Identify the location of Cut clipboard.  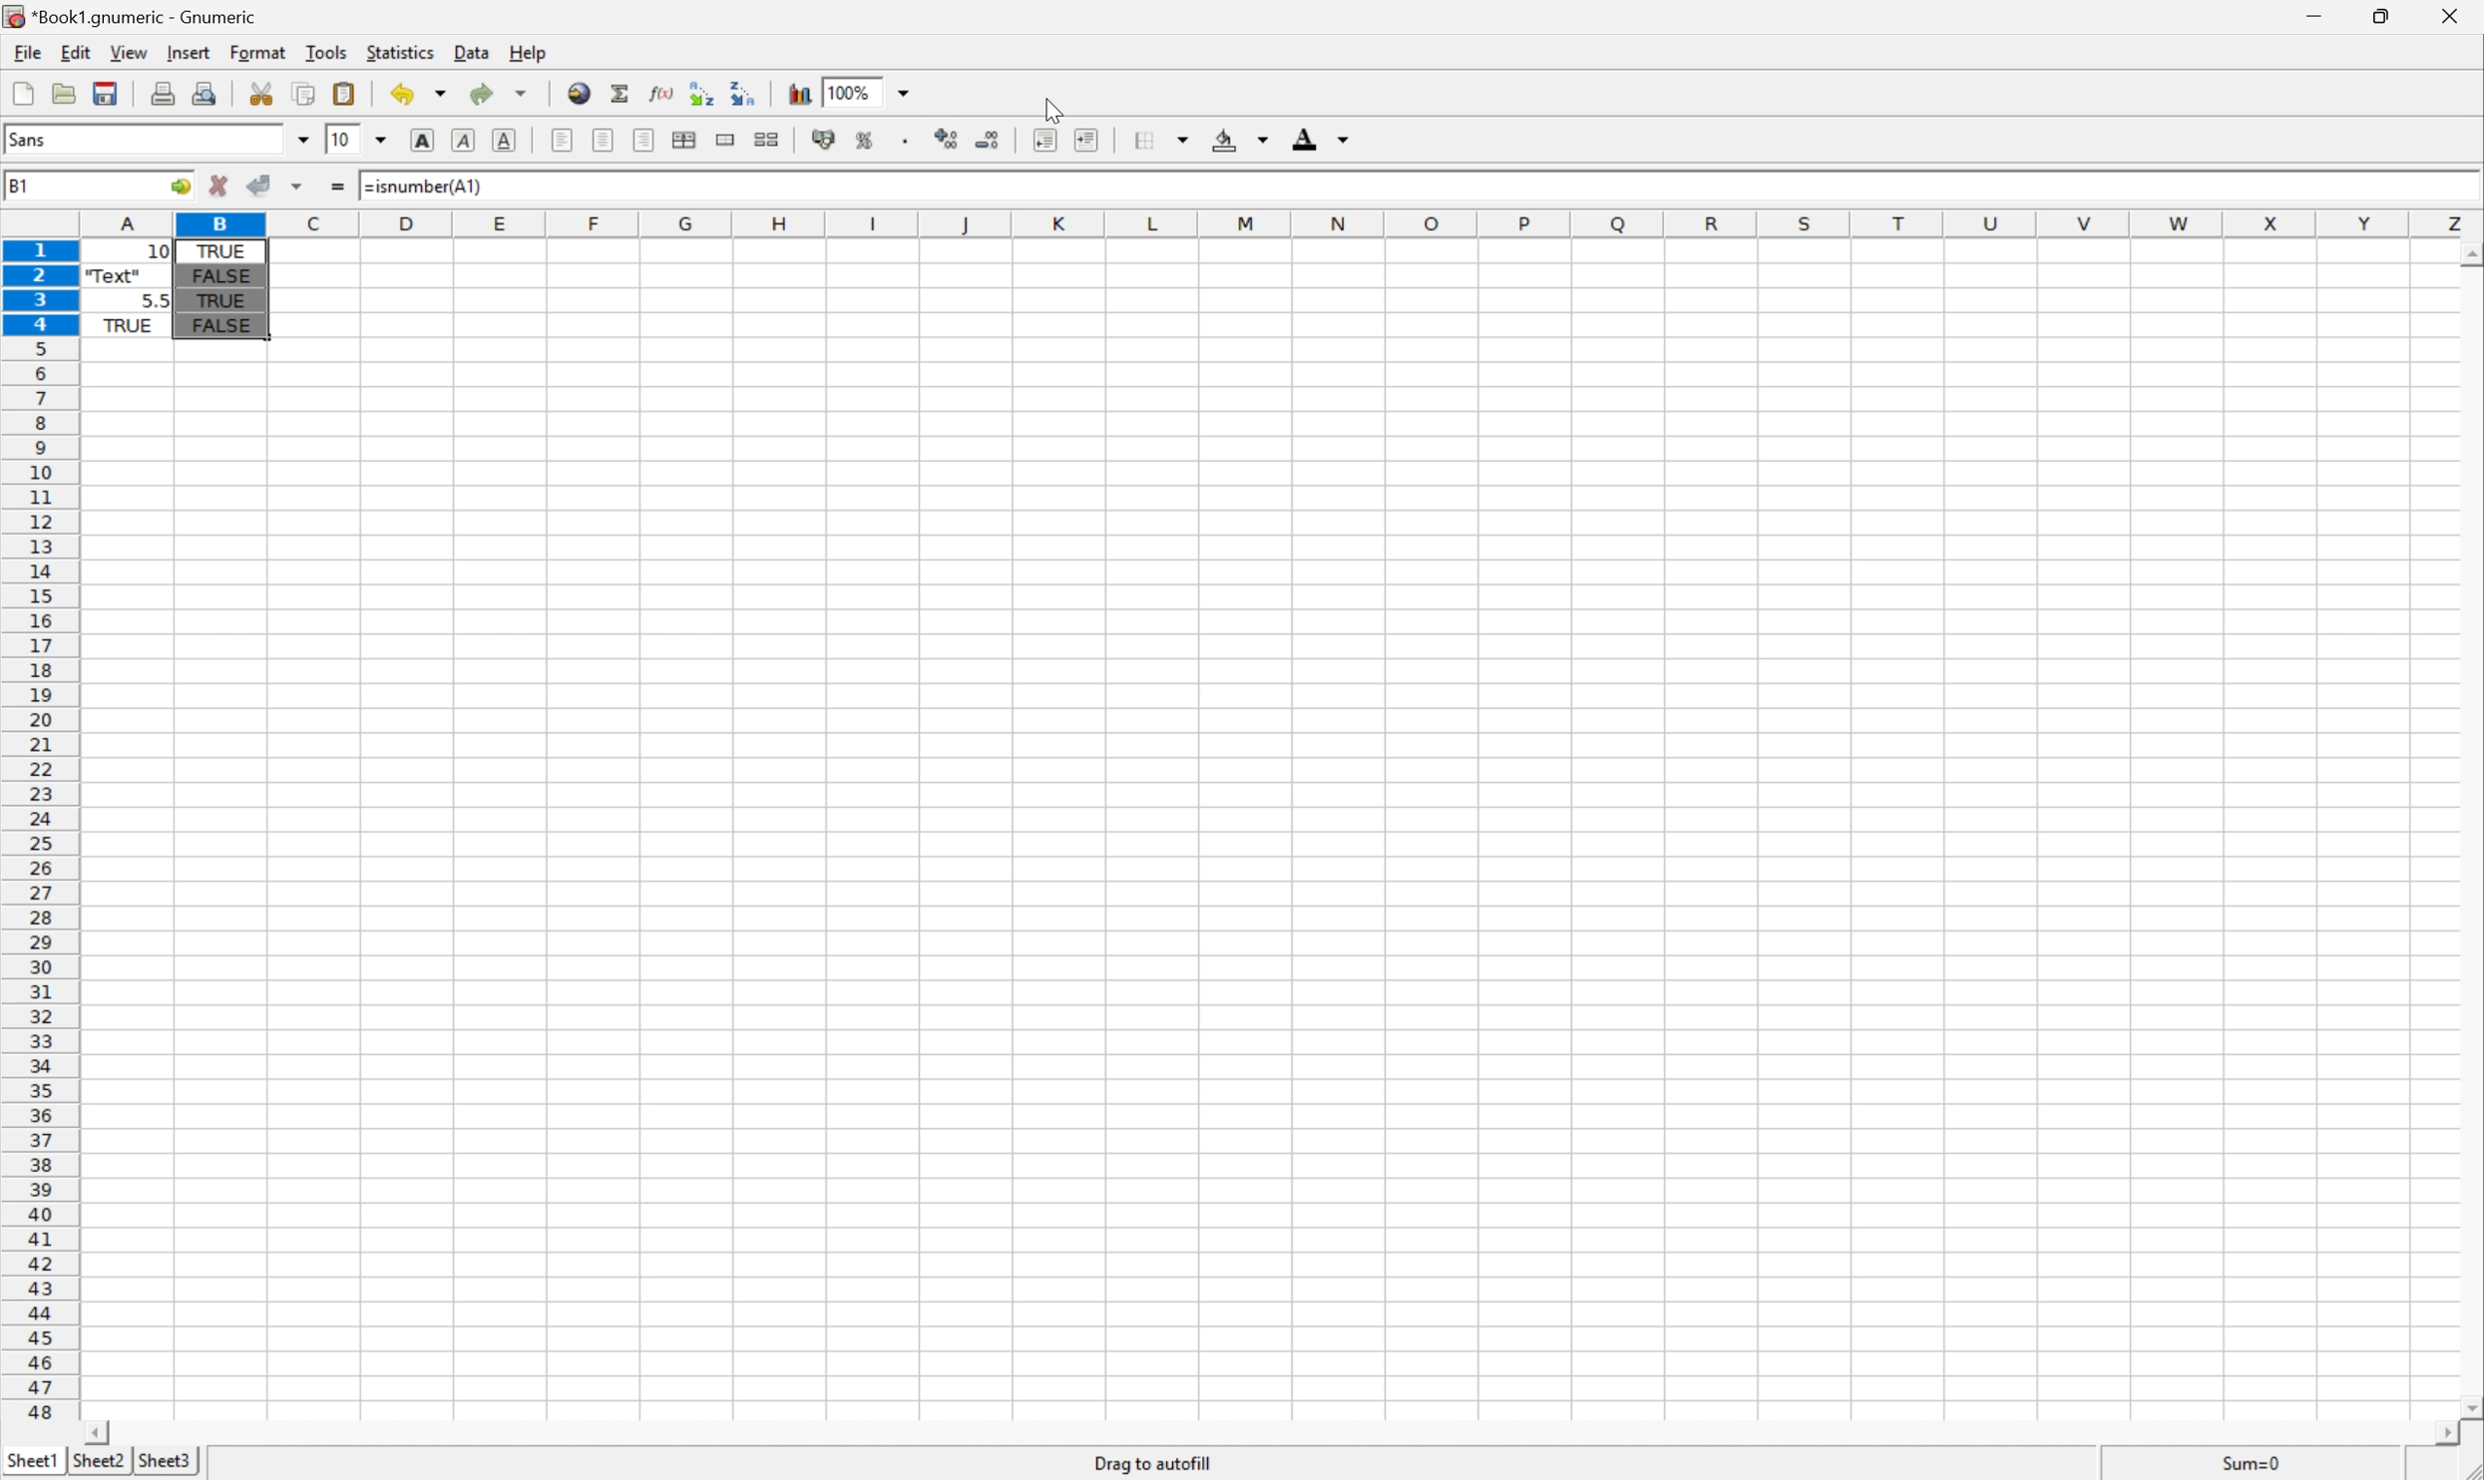
(261, 93).